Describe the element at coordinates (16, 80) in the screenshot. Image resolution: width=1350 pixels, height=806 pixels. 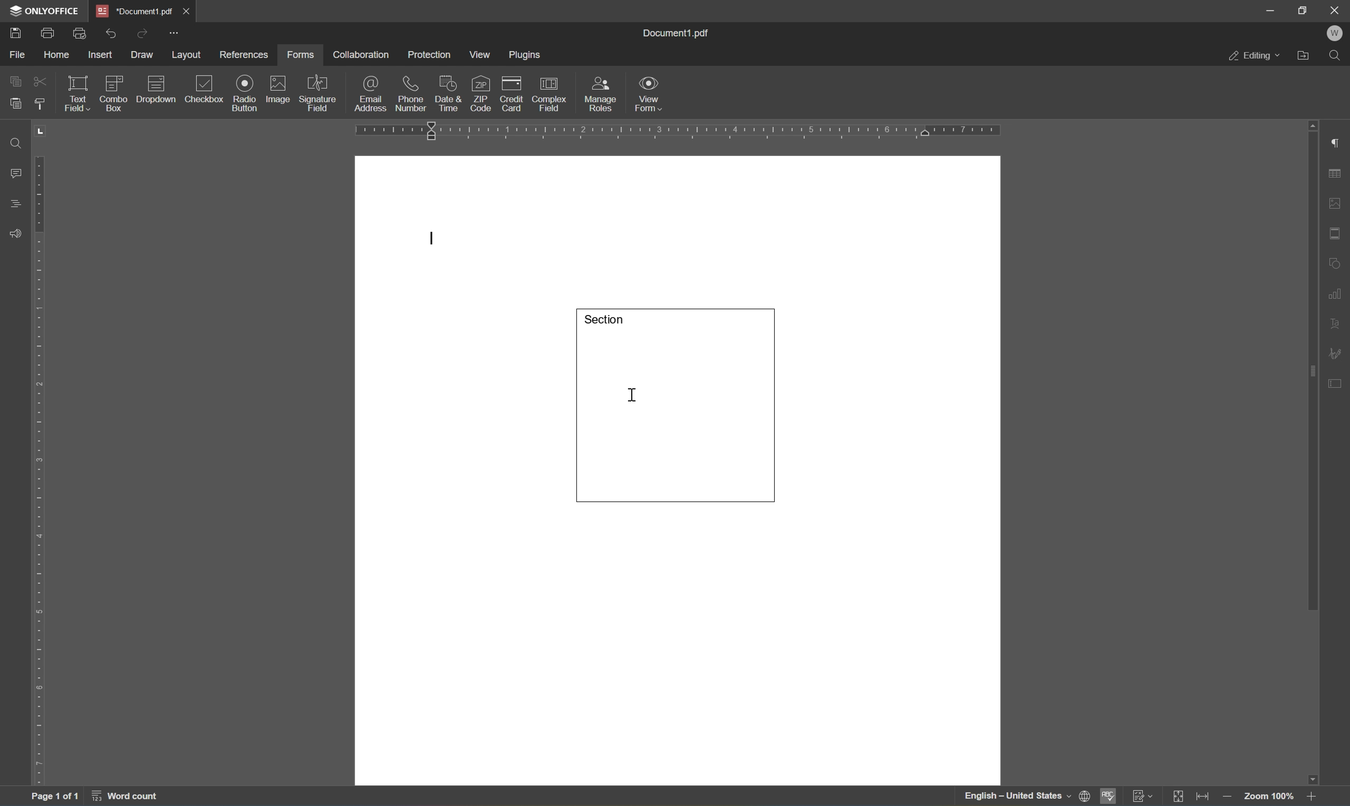
I see `copy` at that location.